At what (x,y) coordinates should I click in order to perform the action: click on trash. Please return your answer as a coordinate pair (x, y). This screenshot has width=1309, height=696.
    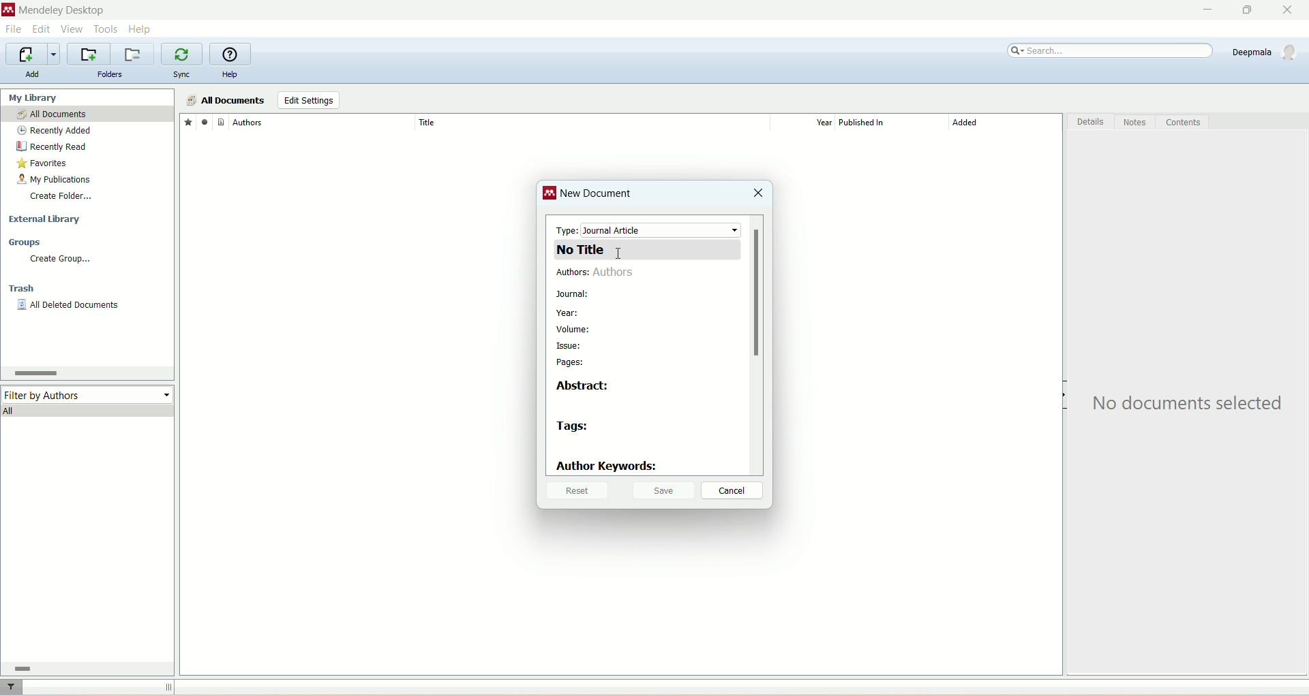
    Looking at the image, I should click on (24, 290).